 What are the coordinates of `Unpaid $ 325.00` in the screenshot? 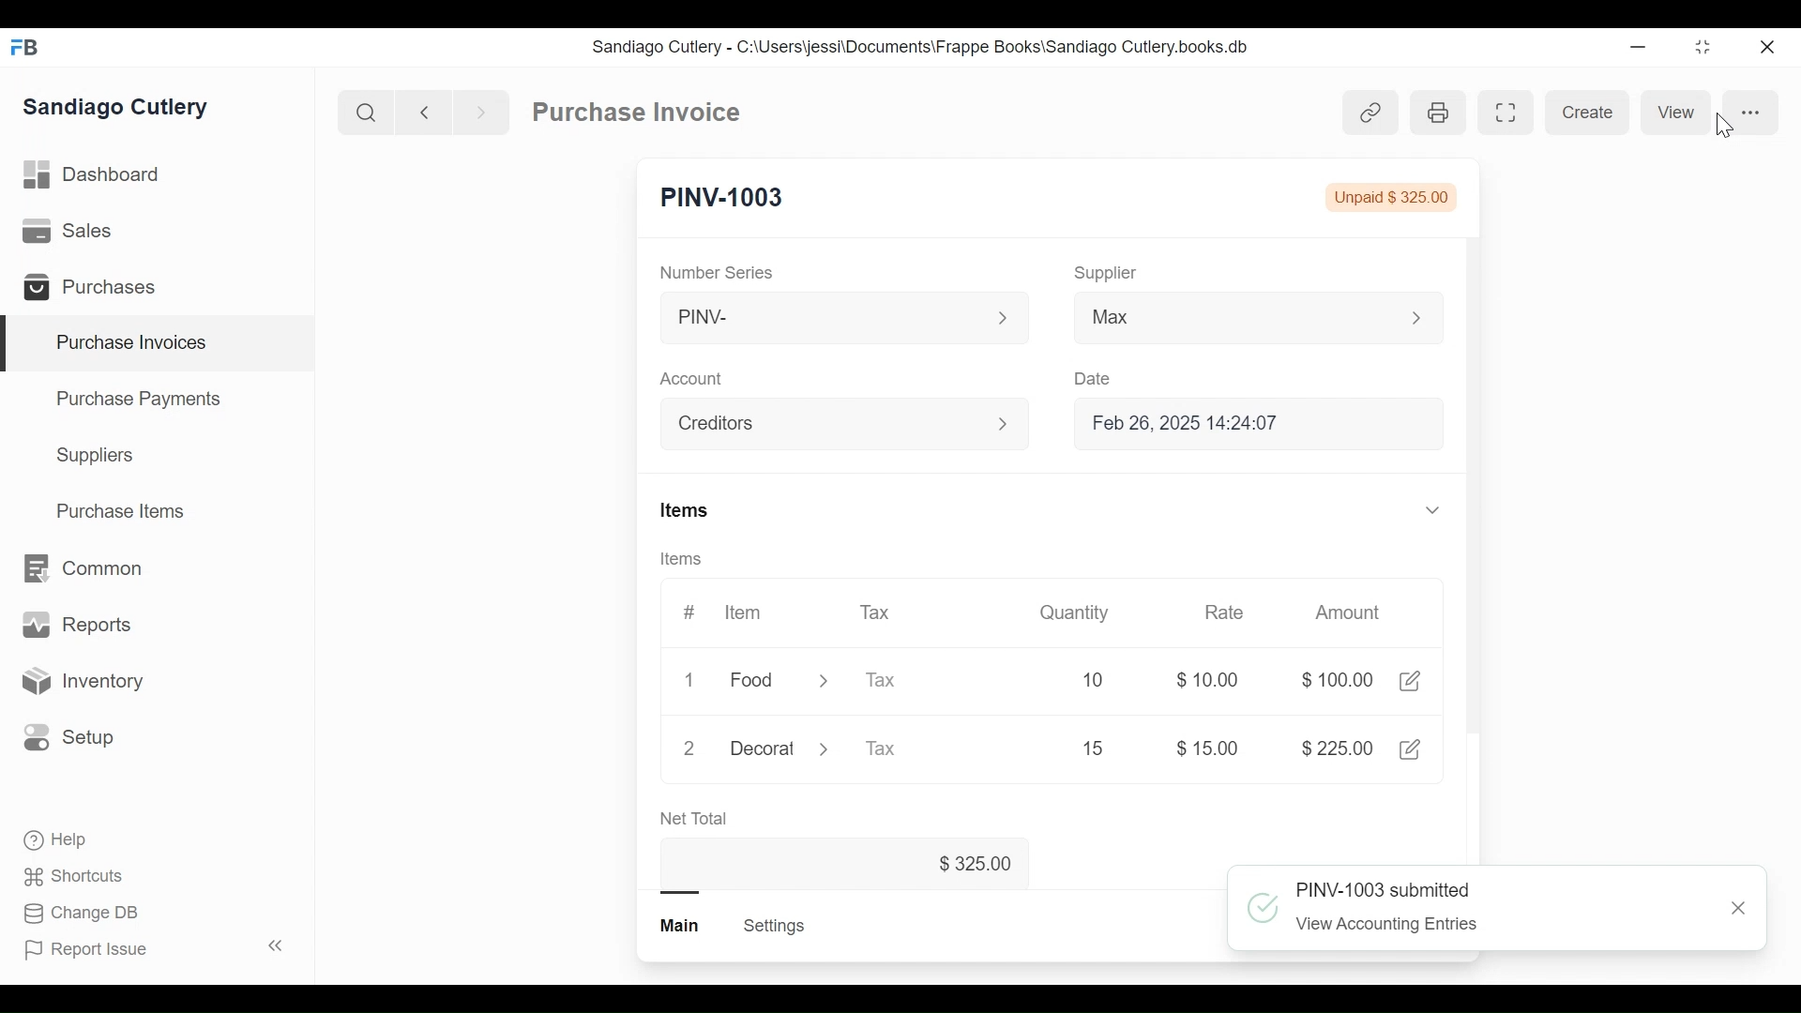 It's located at (1392, 198).